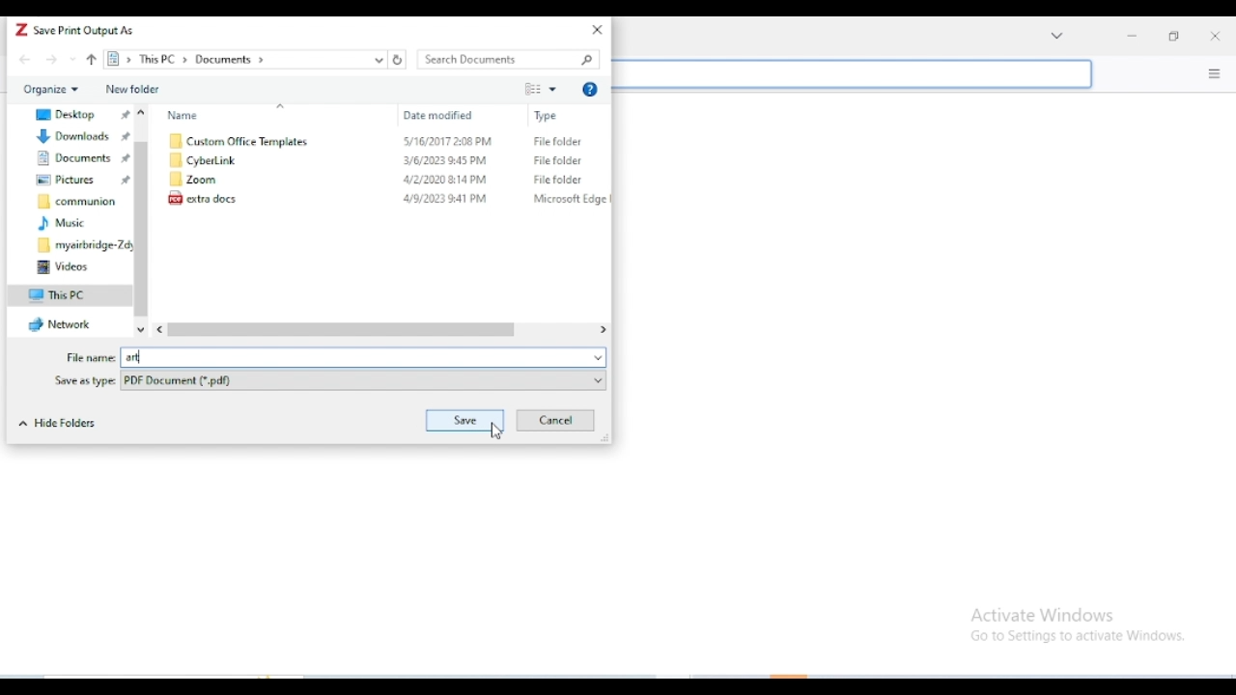  I want to click on network, so click(63, 324).